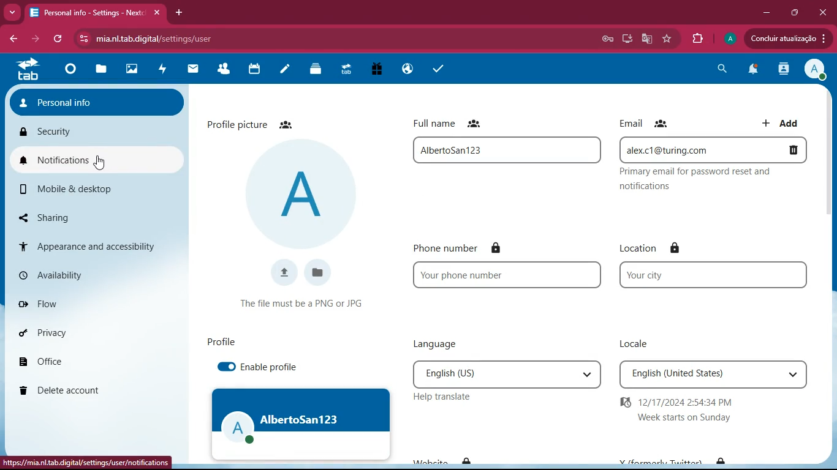 Image resolution: width=837 pixels, height=470 pixels. I want to click on notes, so click(283, 70).